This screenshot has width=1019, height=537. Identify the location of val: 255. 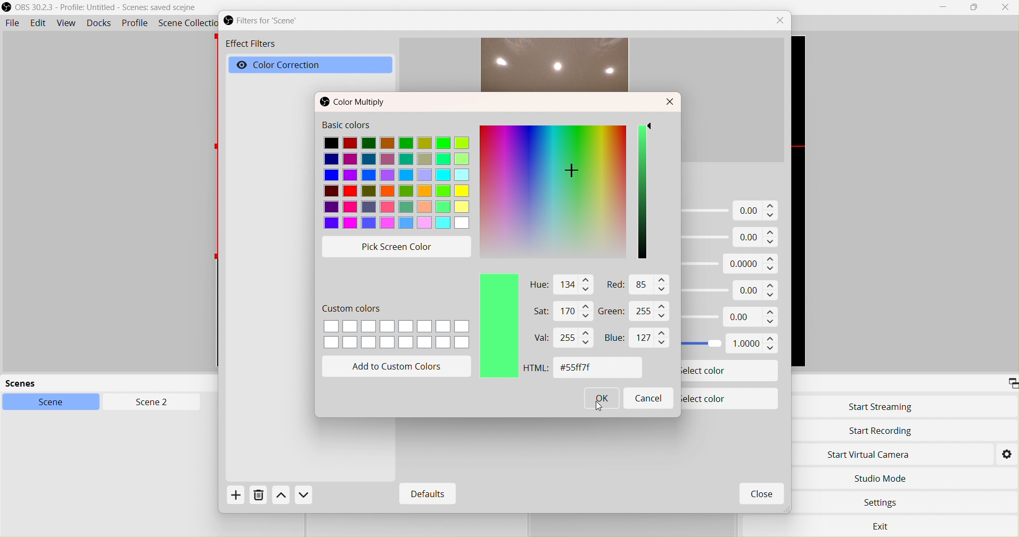
(561, 338).